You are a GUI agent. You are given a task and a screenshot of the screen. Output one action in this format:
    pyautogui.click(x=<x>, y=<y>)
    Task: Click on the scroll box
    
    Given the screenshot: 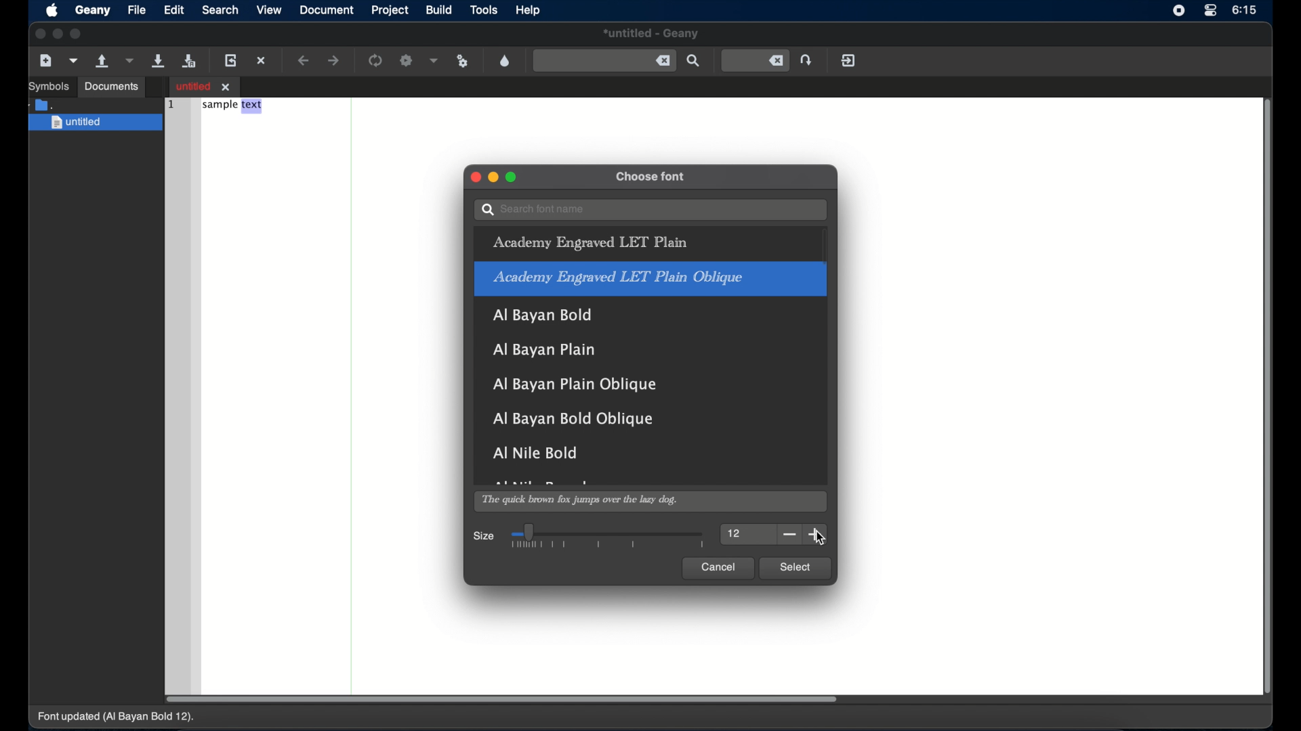 What is the action you would take?
    pyautogui.click(x=501, y=699)
    